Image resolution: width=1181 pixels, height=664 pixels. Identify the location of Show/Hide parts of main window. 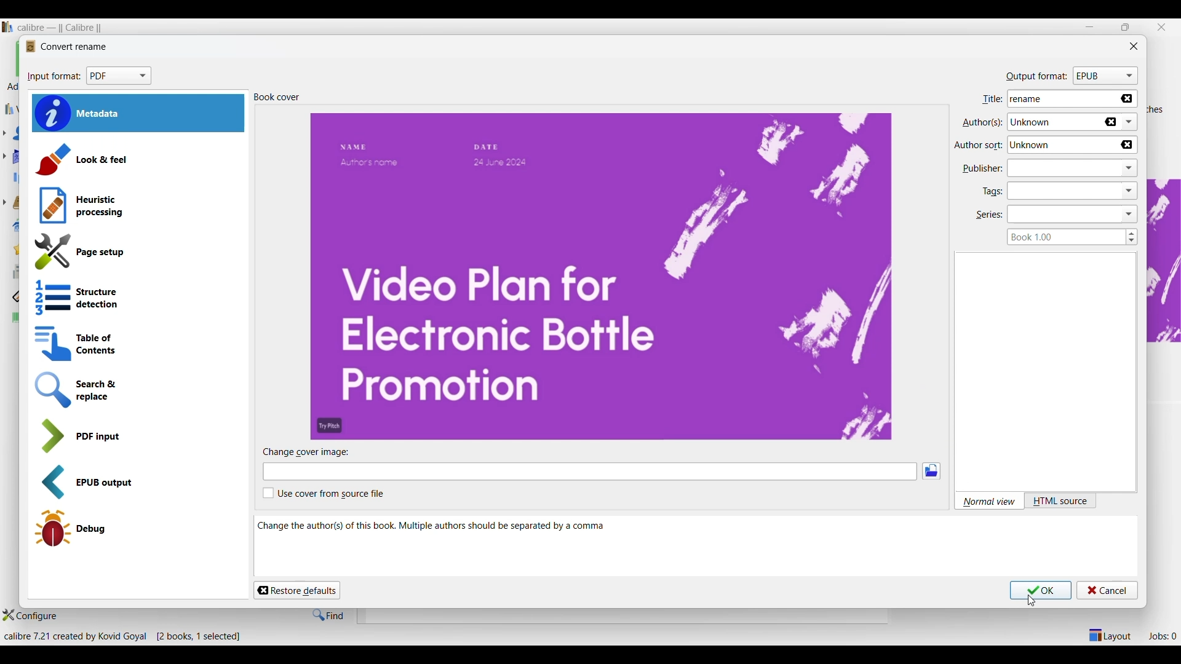
(1109, 636).